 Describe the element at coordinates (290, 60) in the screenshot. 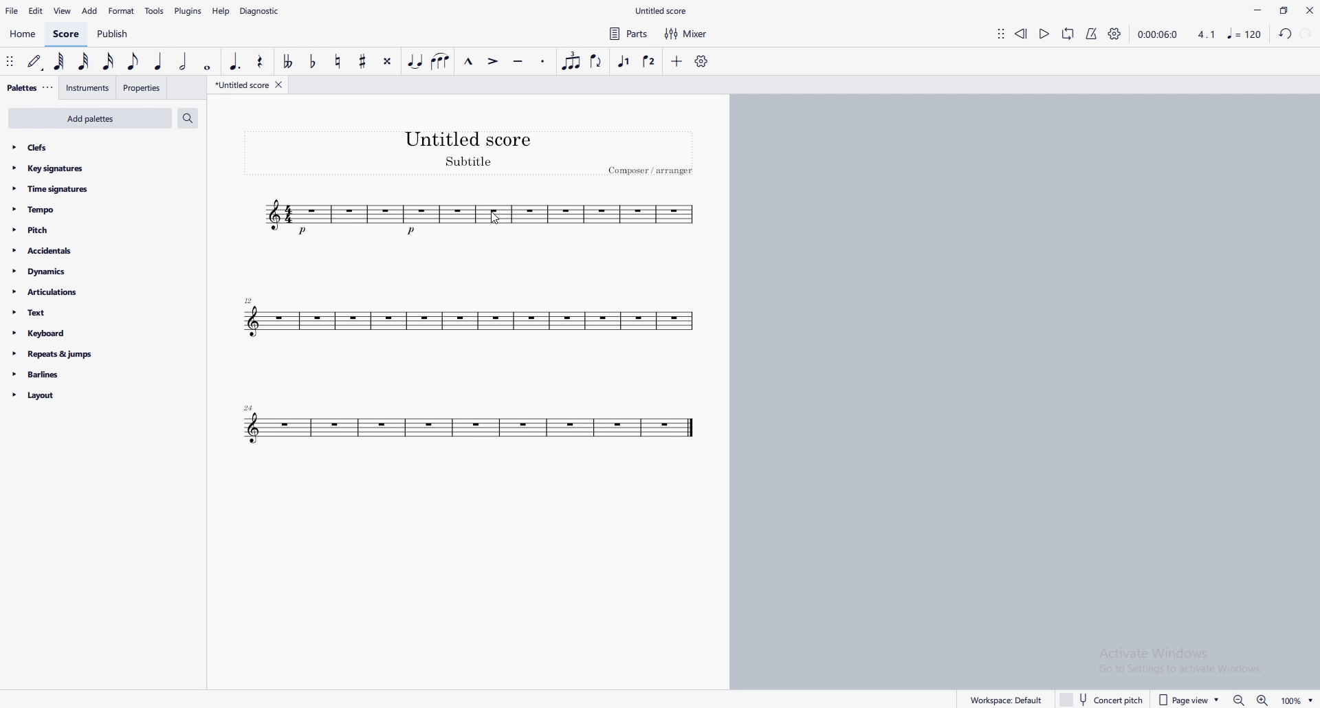

I see `toggle double flat` at that location.